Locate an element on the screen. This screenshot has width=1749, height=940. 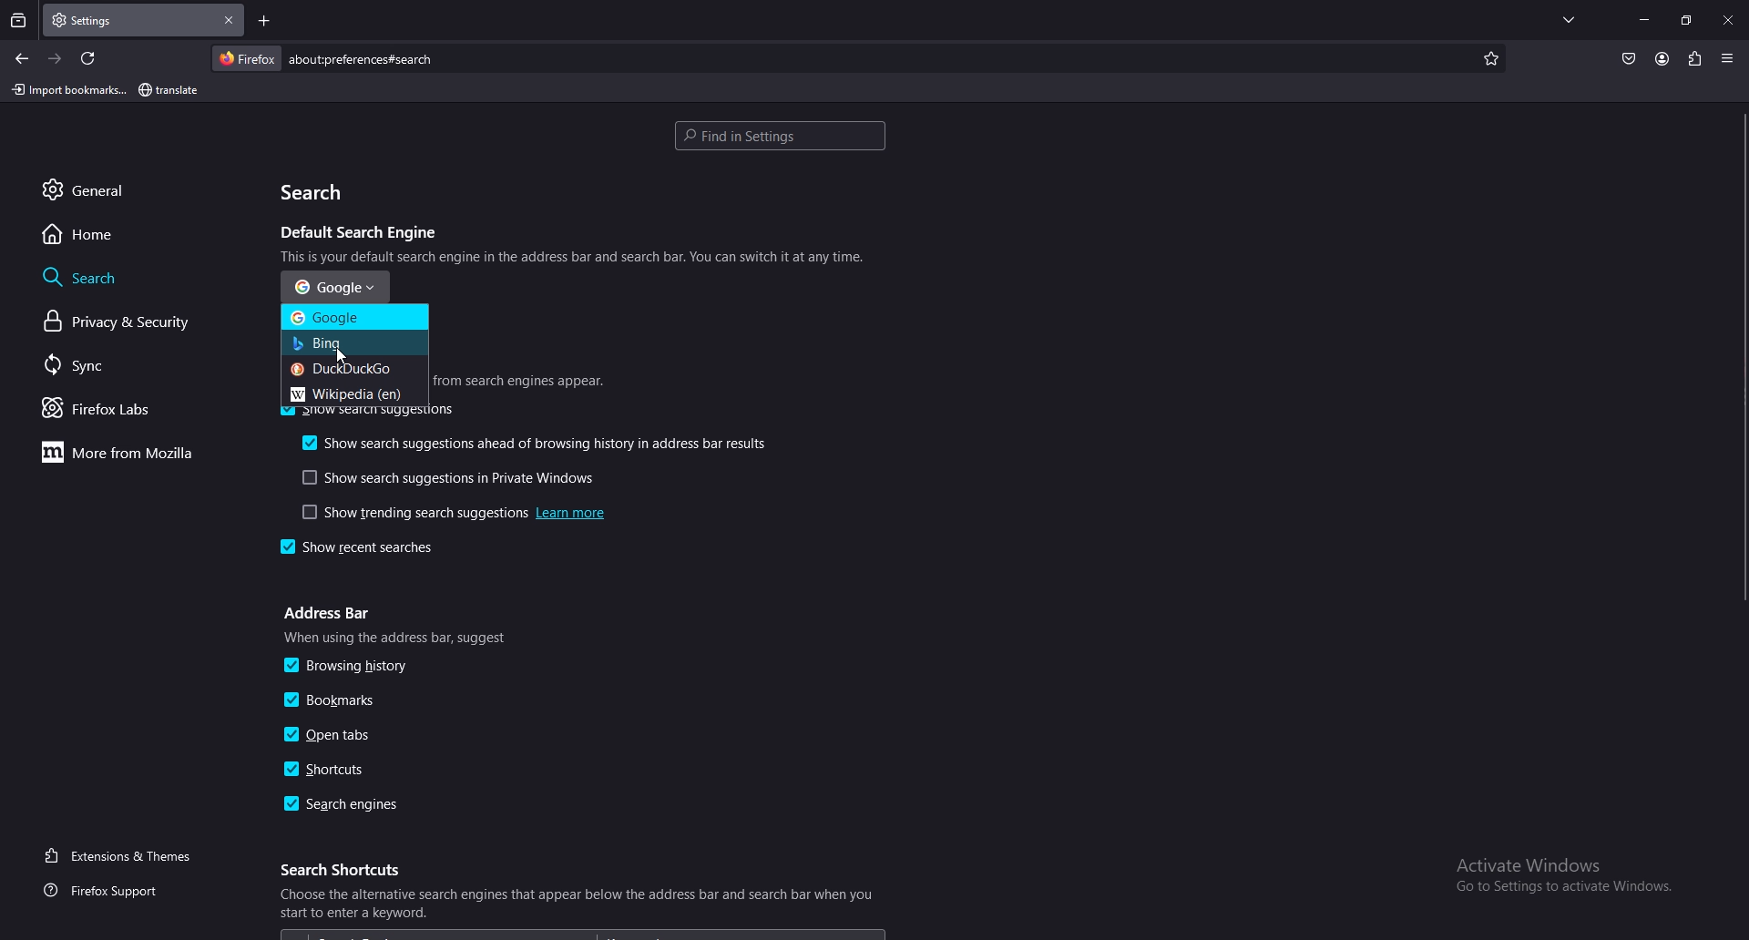
more from mozilla is located at coordinates (130, 453).